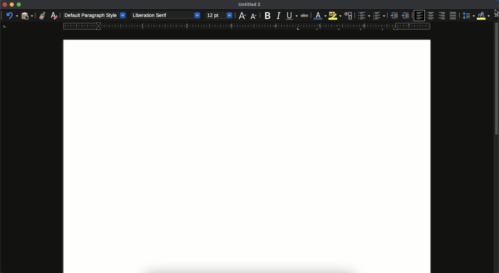 The image size is (499, 273). I want to click on right align, so click(442, 16).